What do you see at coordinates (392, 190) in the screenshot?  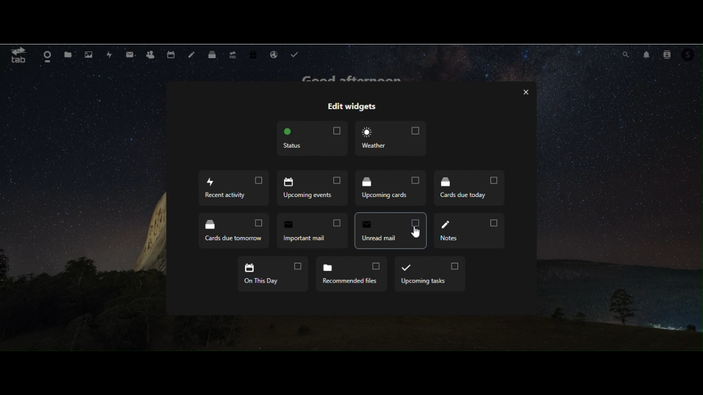 I see `Upcoming cards` at bounding box center [392, 190].